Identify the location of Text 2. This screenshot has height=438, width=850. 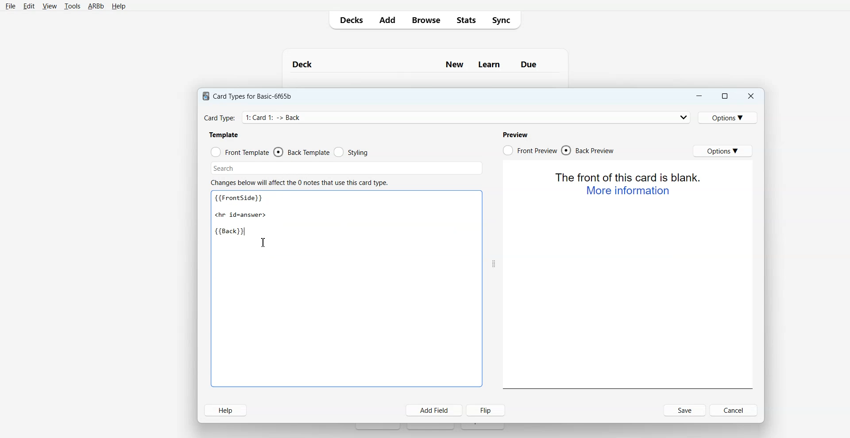
(629, 184).